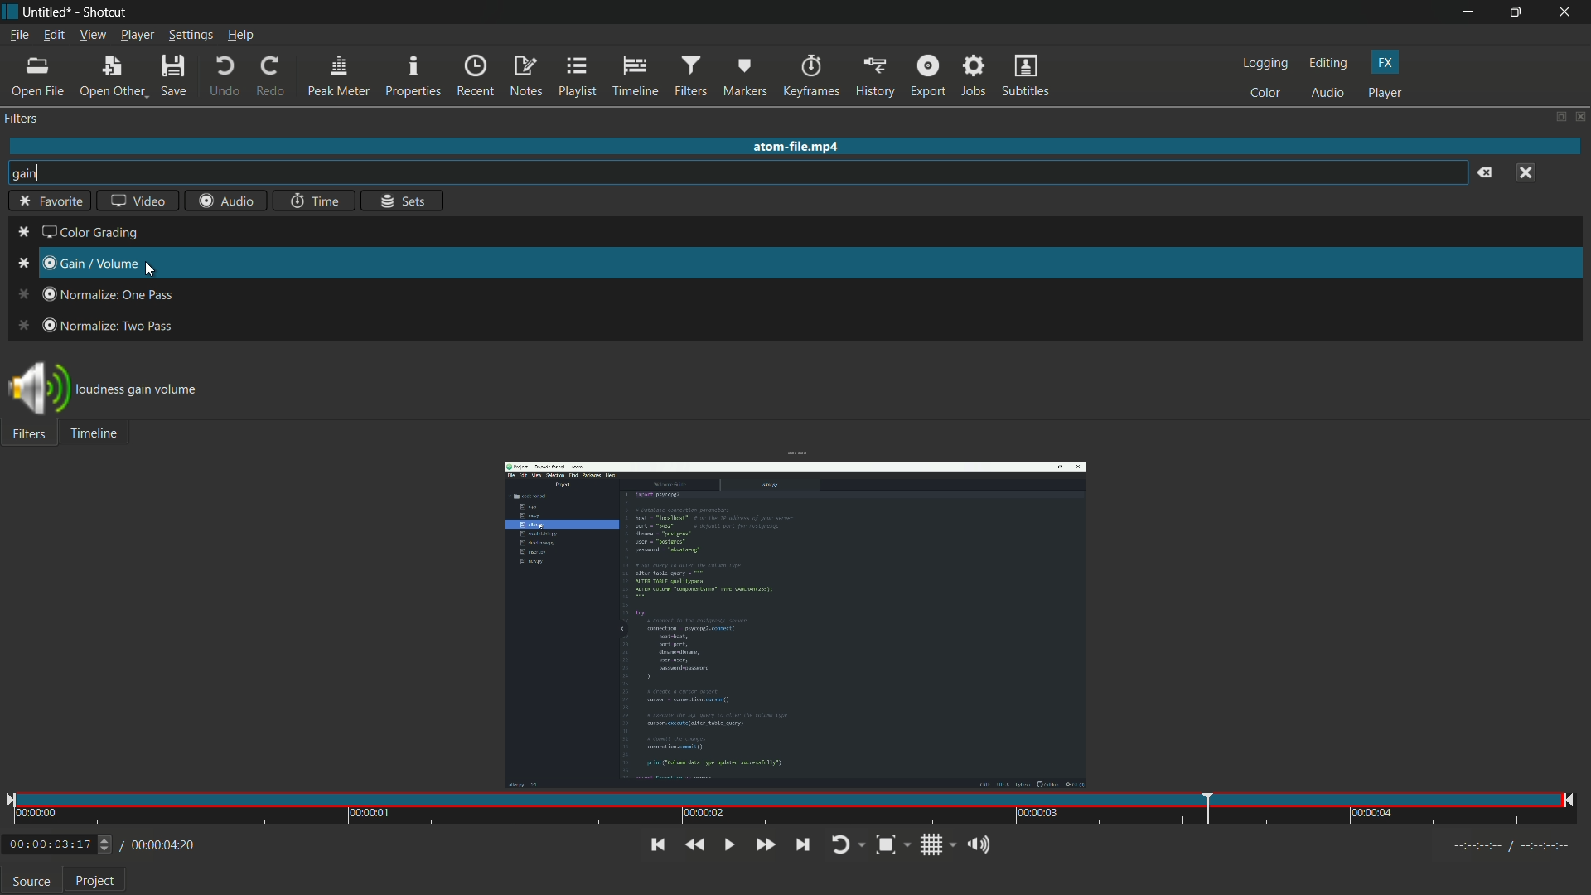 Image resolution: width=1591 pixels, height=895 pixels. I want to click on fx, so click(1385, 63).